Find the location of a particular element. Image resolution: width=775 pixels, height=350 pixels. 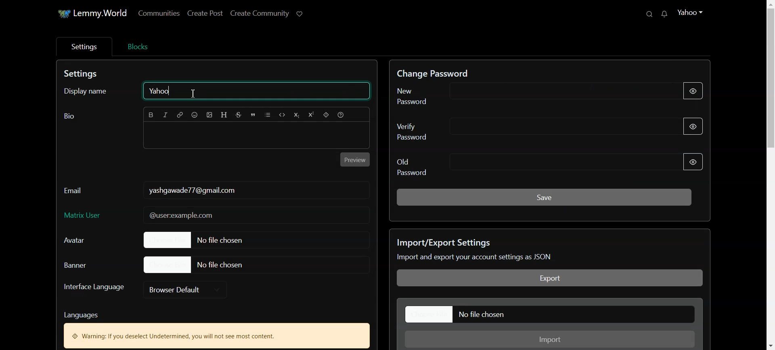

Preview is located at coordinates (356, 159).